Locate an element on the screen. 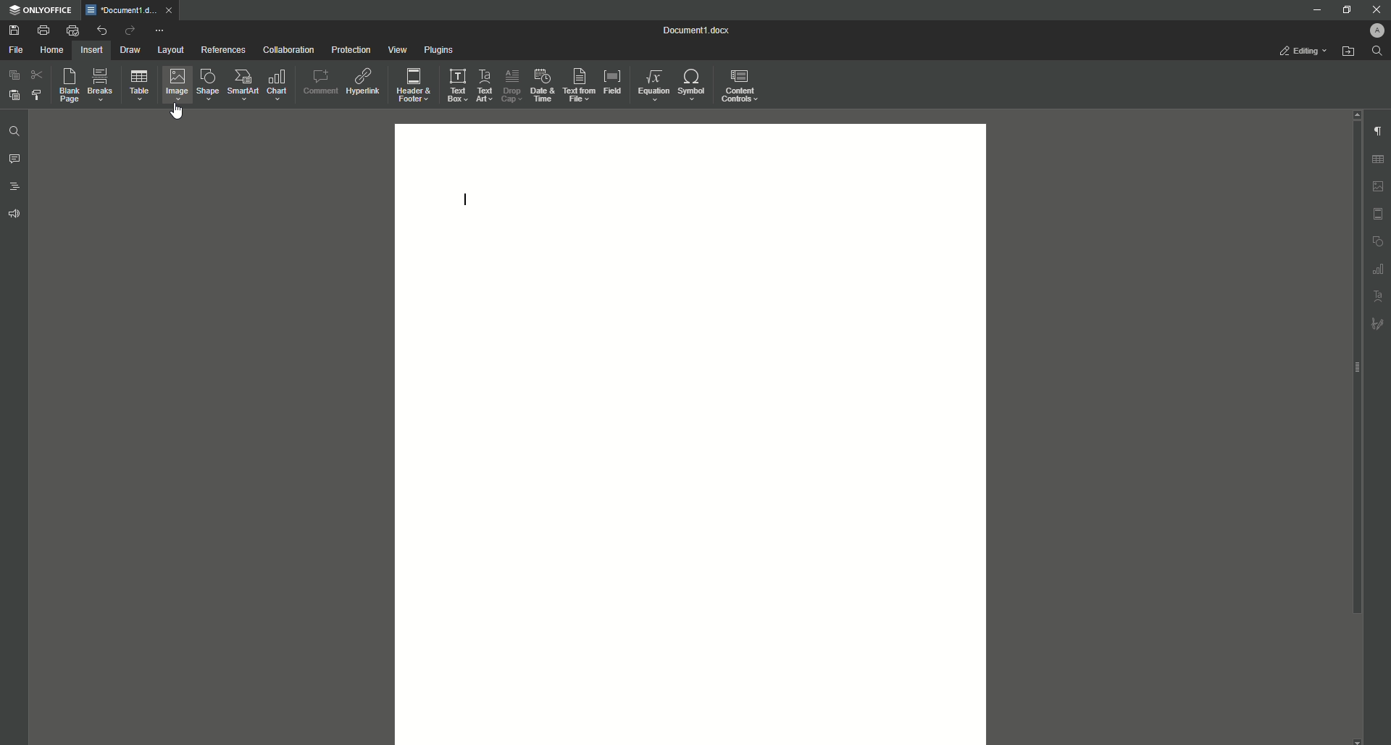 This screenshot has height=745, width=1391. Layout is located at coordinates (171, 51).